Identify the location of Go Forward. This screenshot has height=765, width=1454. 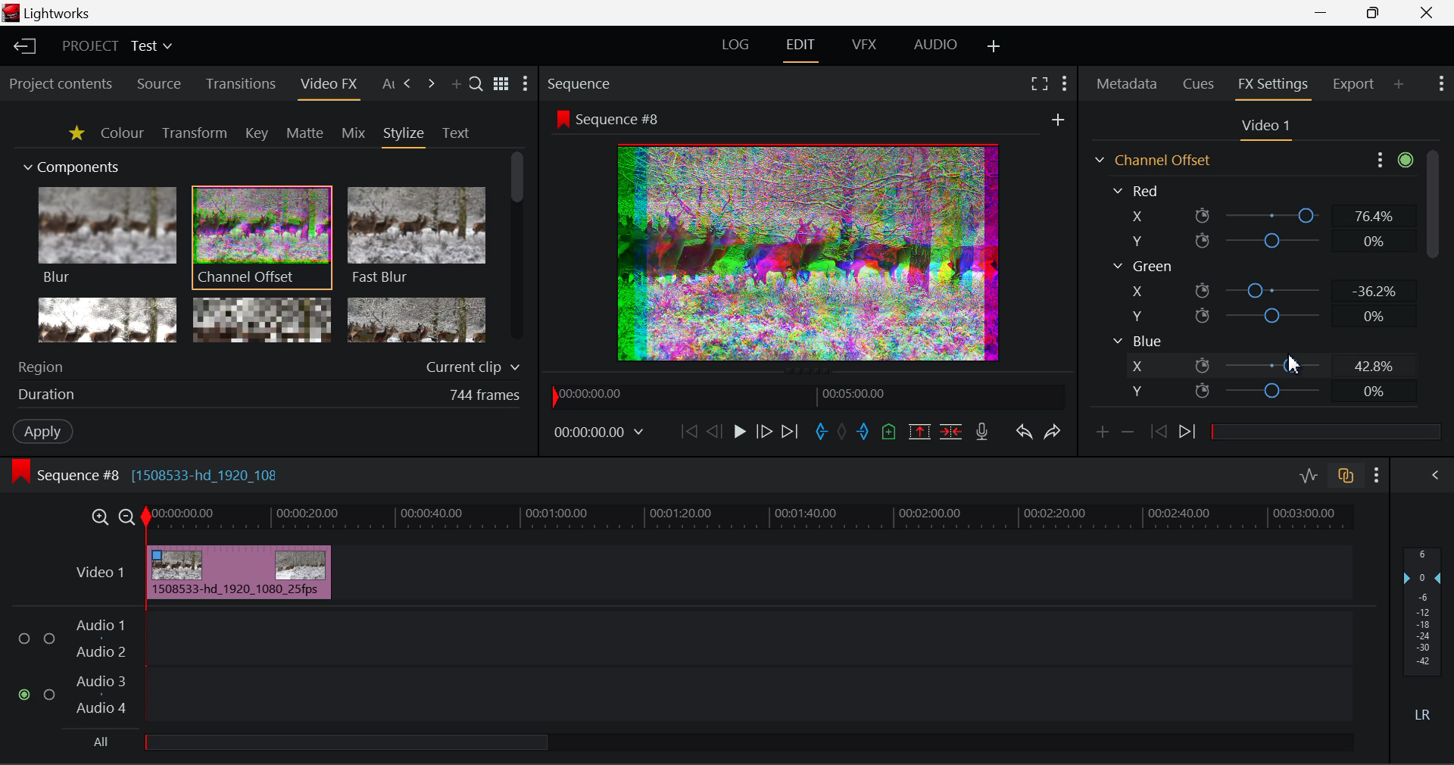
(765, 433).